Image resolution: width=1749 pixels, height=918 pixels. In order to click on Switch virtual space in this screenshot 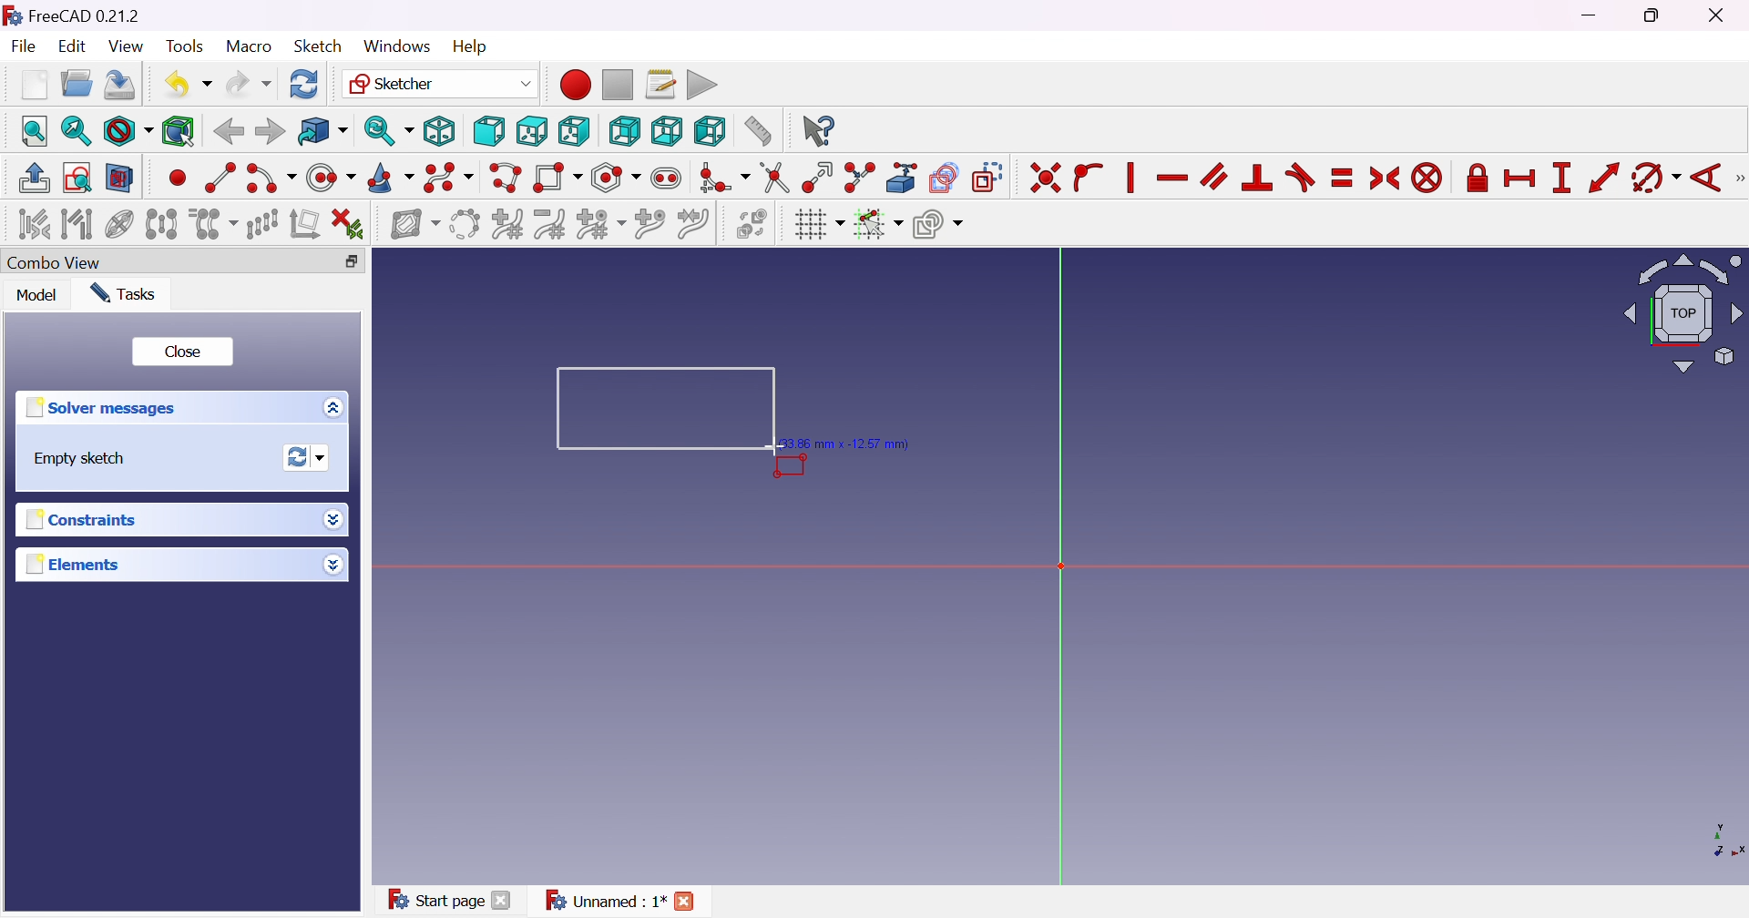, I will do `click(755, 225)`.